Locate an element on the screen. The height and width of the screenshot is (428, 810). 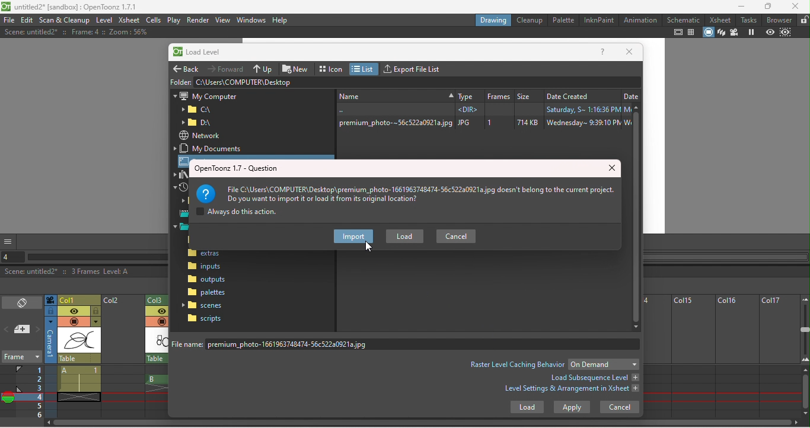
Close is located at coordinates (795, 6).